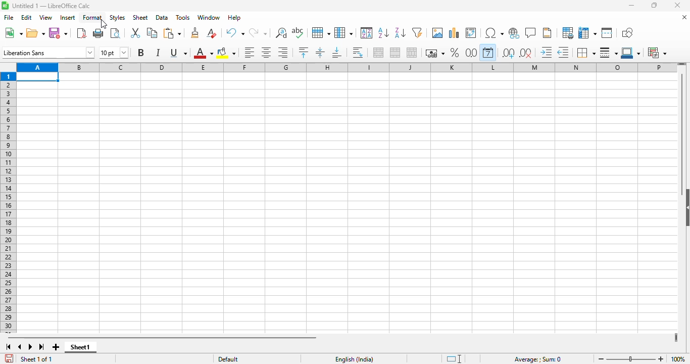  Describe the element at coordinates (607, 33) in the screenshot. I see `split window` at that location.